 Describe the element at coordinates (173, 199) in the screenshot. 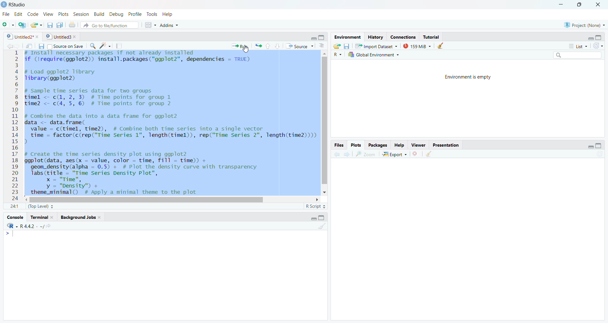

I see `Scroll` at that location.